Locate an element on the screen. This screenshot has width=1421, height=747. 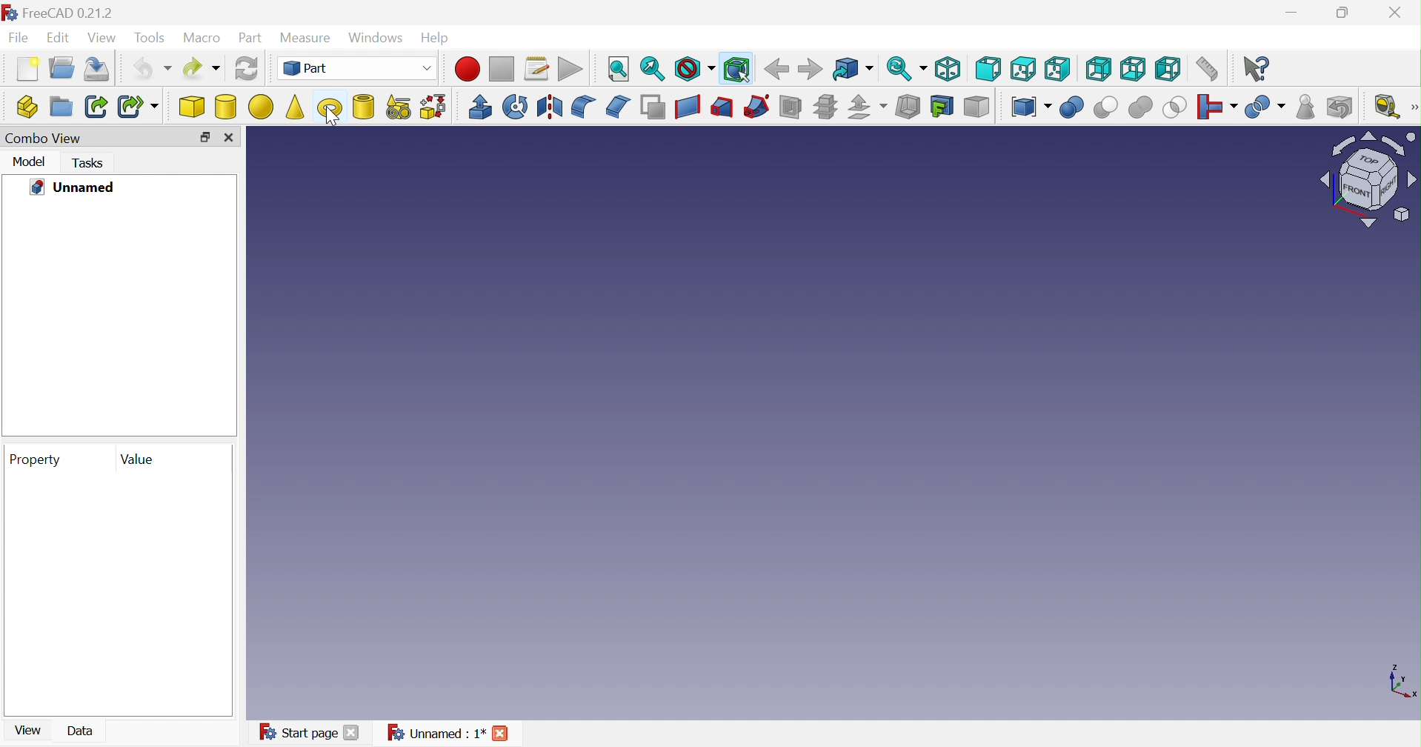
Draw style is located at coordinates (693, 68).